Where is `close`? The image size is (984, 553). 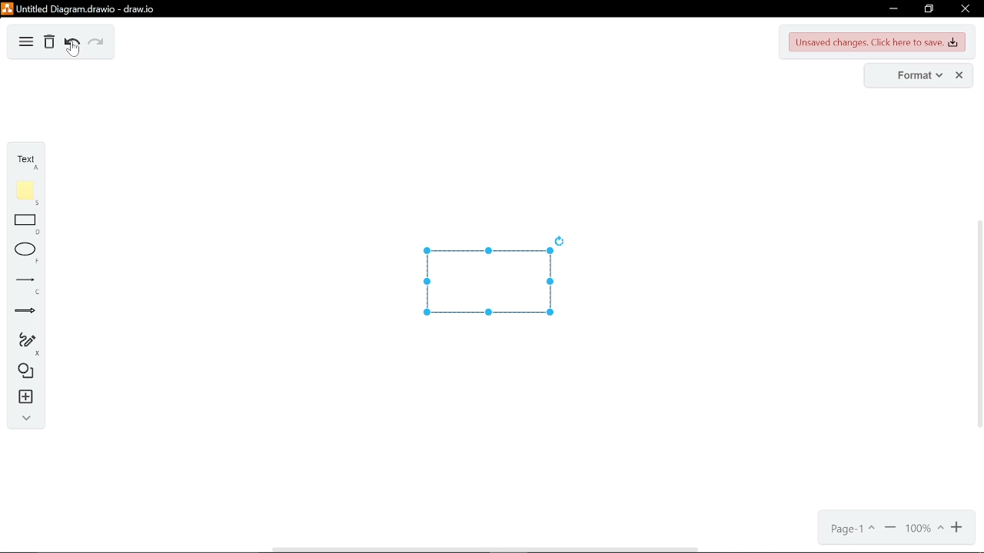 close is located at coordinates (959, 75).